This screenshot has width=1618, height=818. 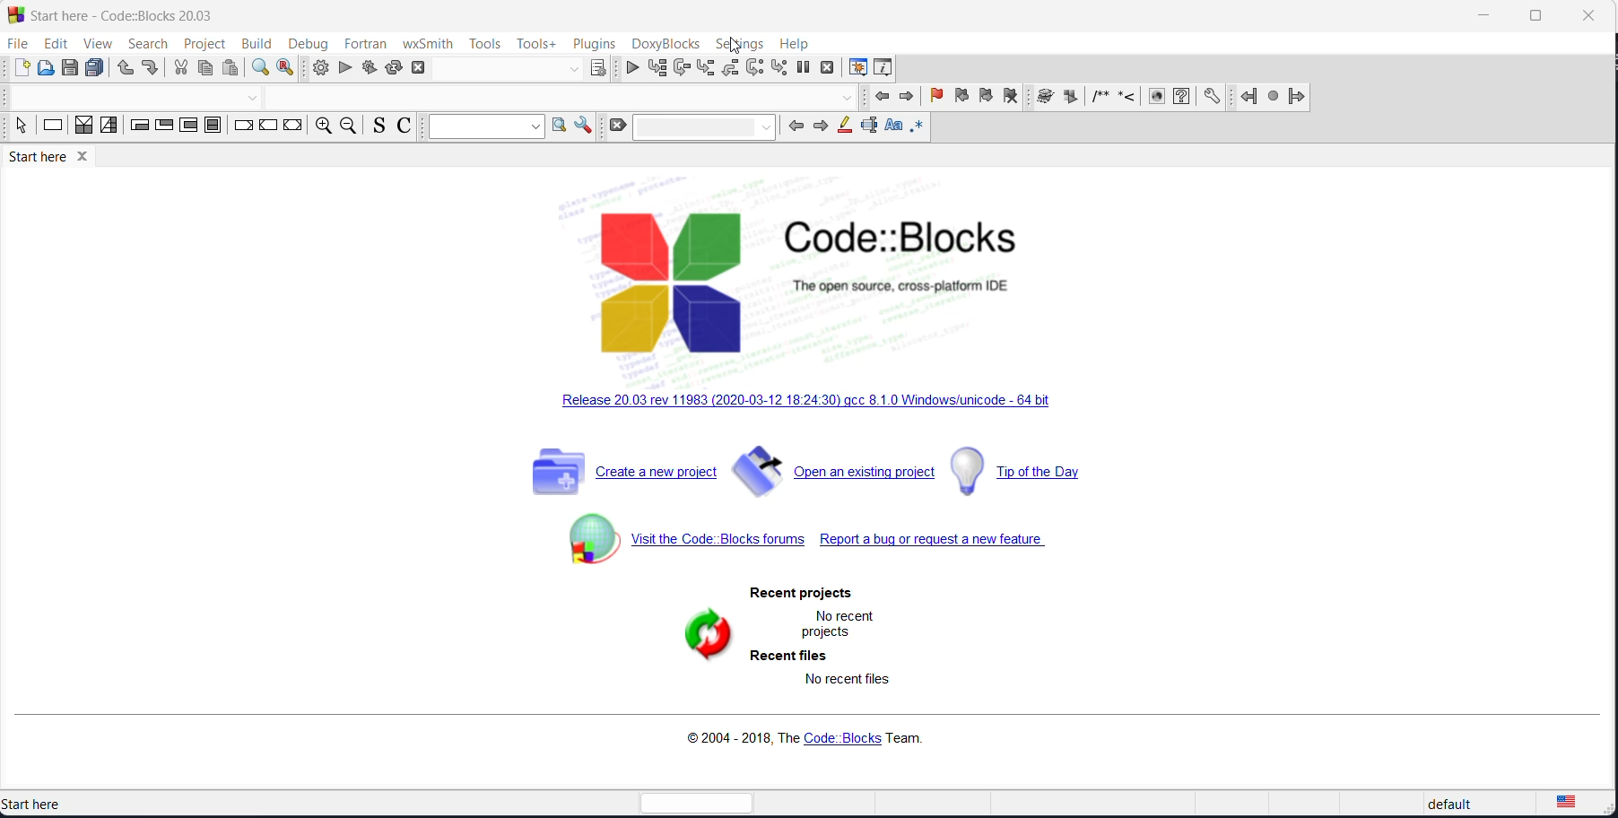 I want to click on recent projects, so click(x=791, y=593).